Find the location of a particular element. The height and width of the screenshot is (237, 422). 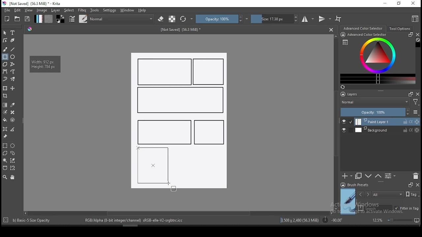

move layer one step down is located at coordinates (378, 176).